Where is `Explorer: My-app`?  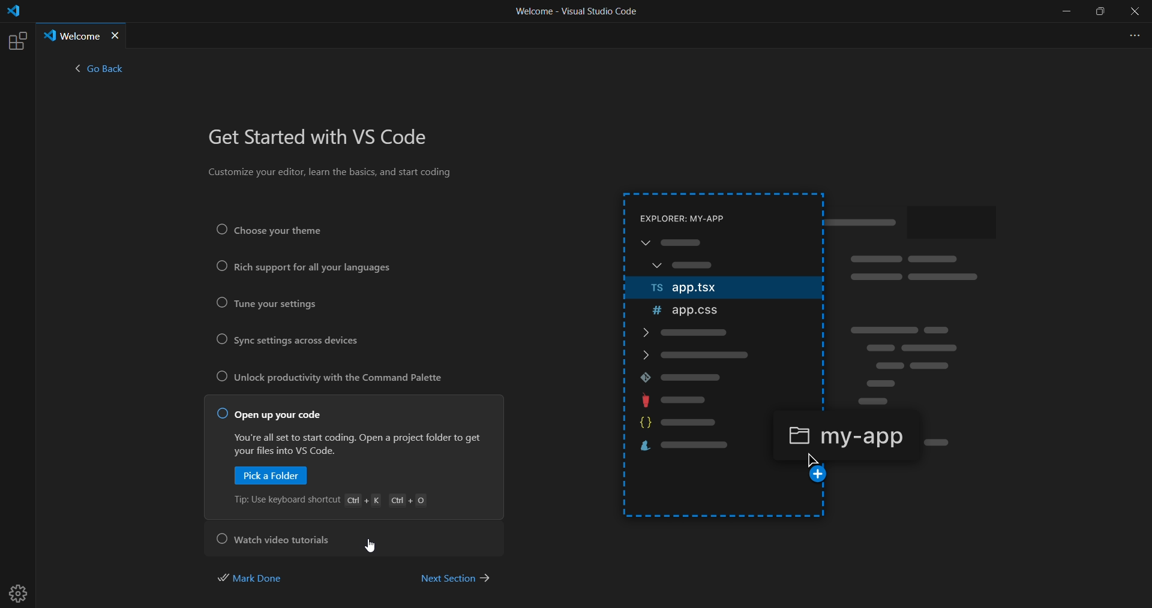 Explorer: My-app is located at coordinates (698, 216).